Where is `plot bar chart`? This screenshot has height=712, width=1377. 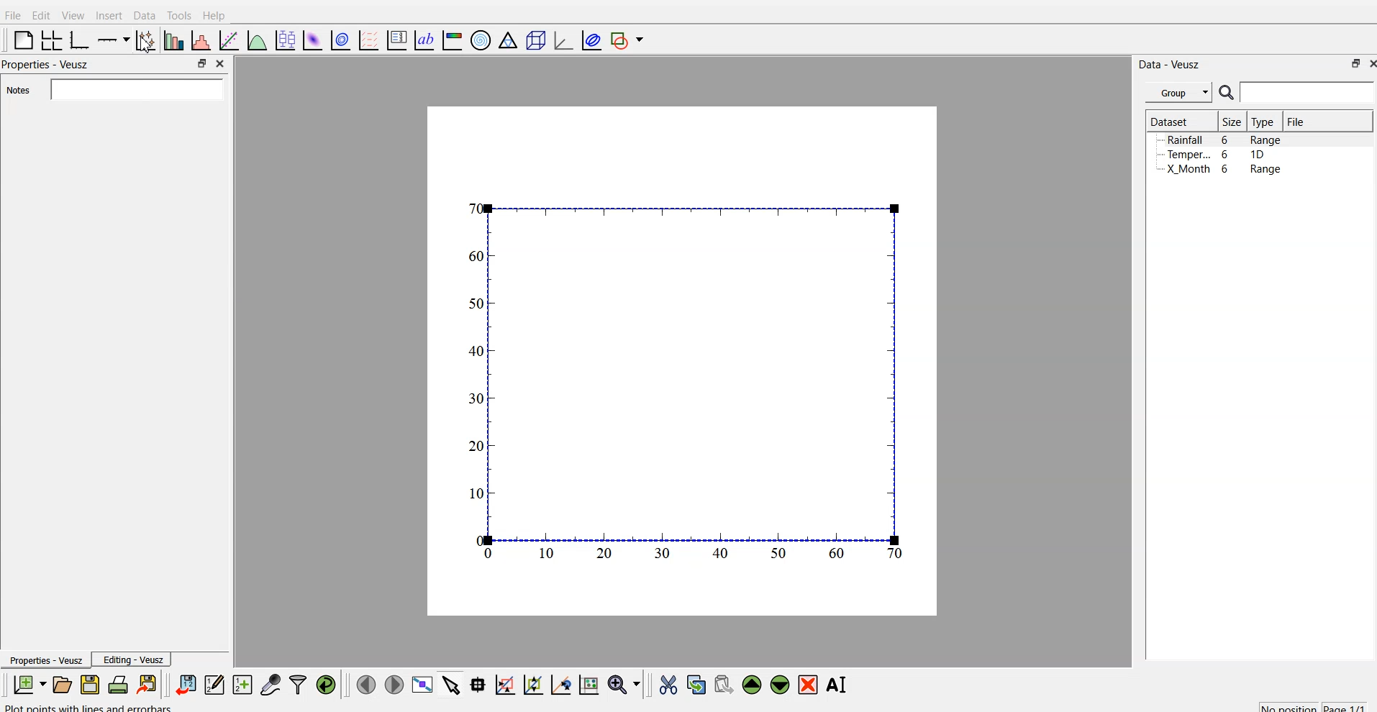 plot bar chart is located at coordinates (171, 40).